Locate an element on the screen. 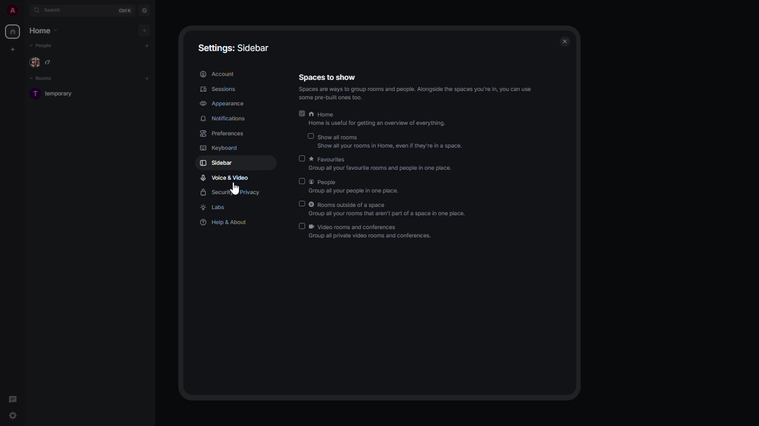 The height and width of the screenshot is (426, 759). rooms outside of a space is located at coordinates (390, 210).